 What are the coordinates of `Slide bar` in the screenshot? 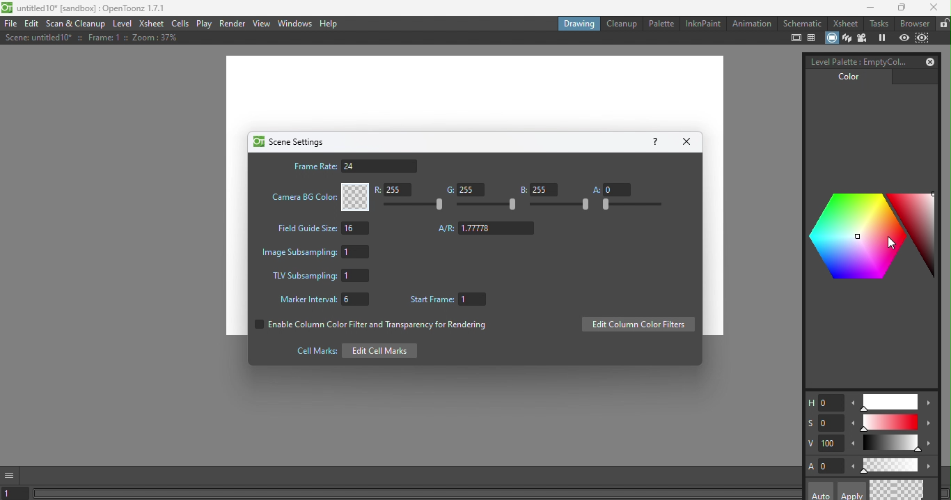 It's located at (891, 423).